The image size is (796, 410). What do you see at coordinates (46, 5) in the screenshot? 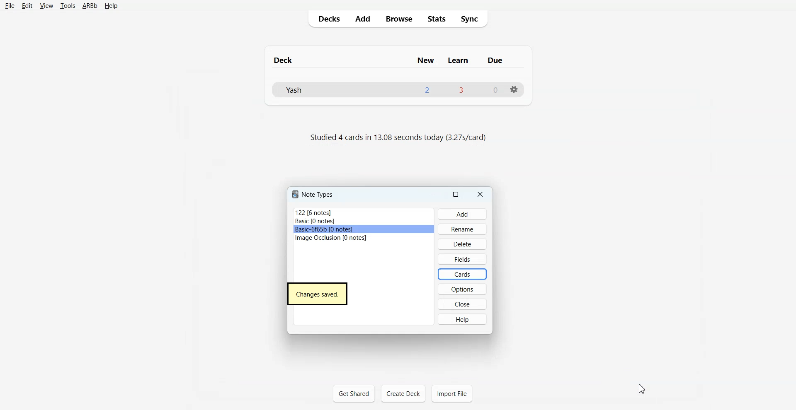
I see `View` at bounding box center [46, 5].